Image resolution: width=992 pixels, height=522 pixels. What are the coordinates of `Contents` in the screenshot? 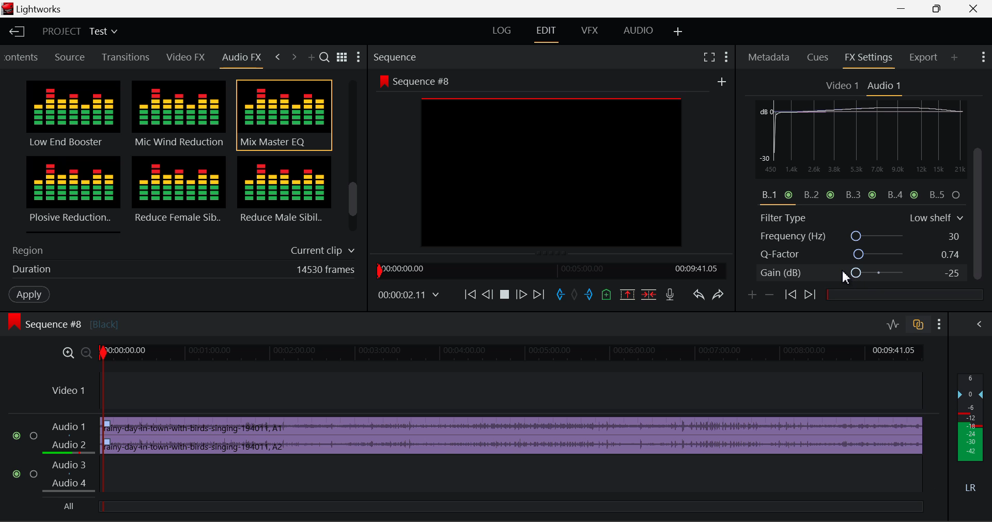 It's located at (22, 56).